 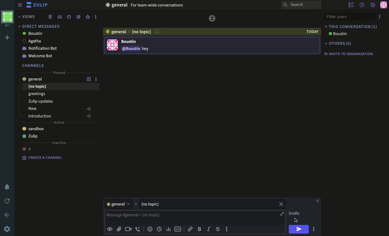 I want to click on options, so click(x=95, y=17).